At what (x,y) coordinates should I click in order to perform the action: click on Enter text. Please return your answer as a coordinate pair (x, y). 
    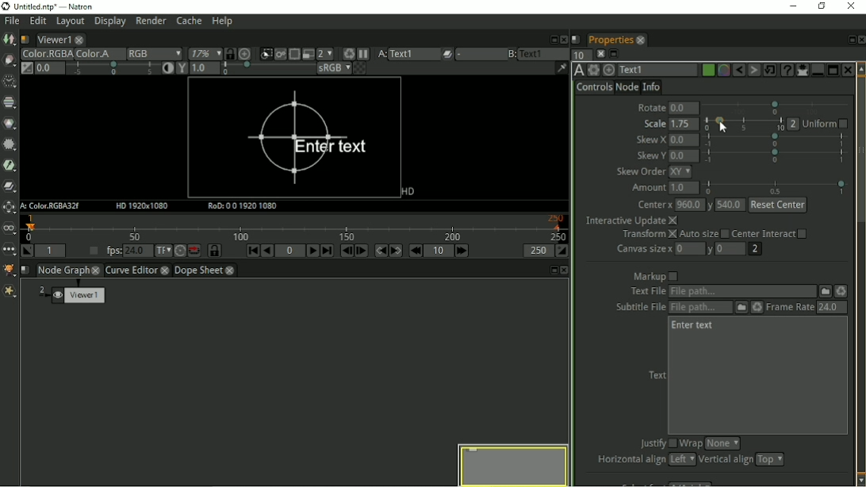
    Looking at the image, I should click on (695, 327).